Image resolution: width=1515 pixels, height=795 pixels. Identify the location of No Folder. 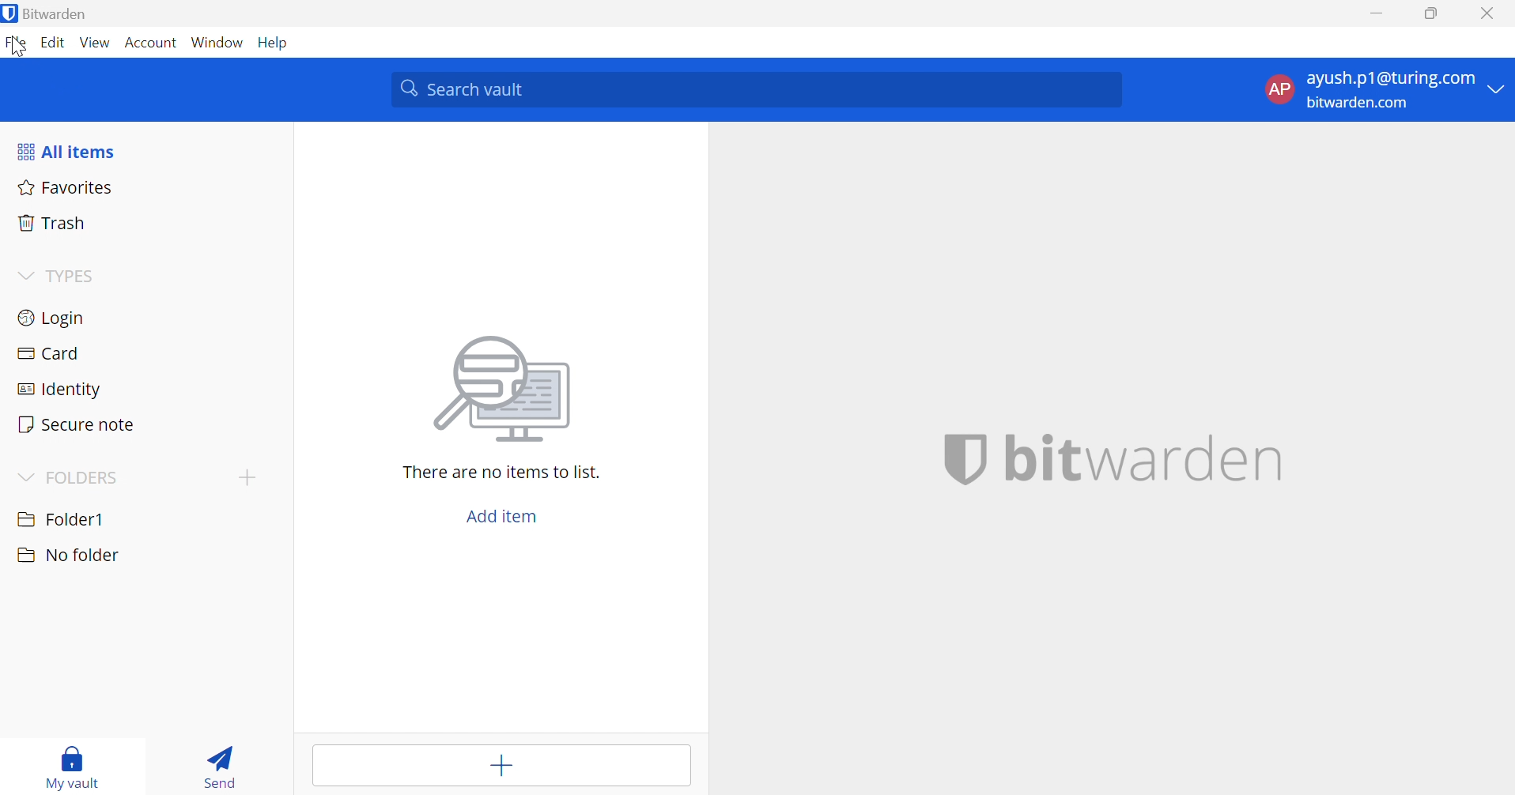
(70, 557).